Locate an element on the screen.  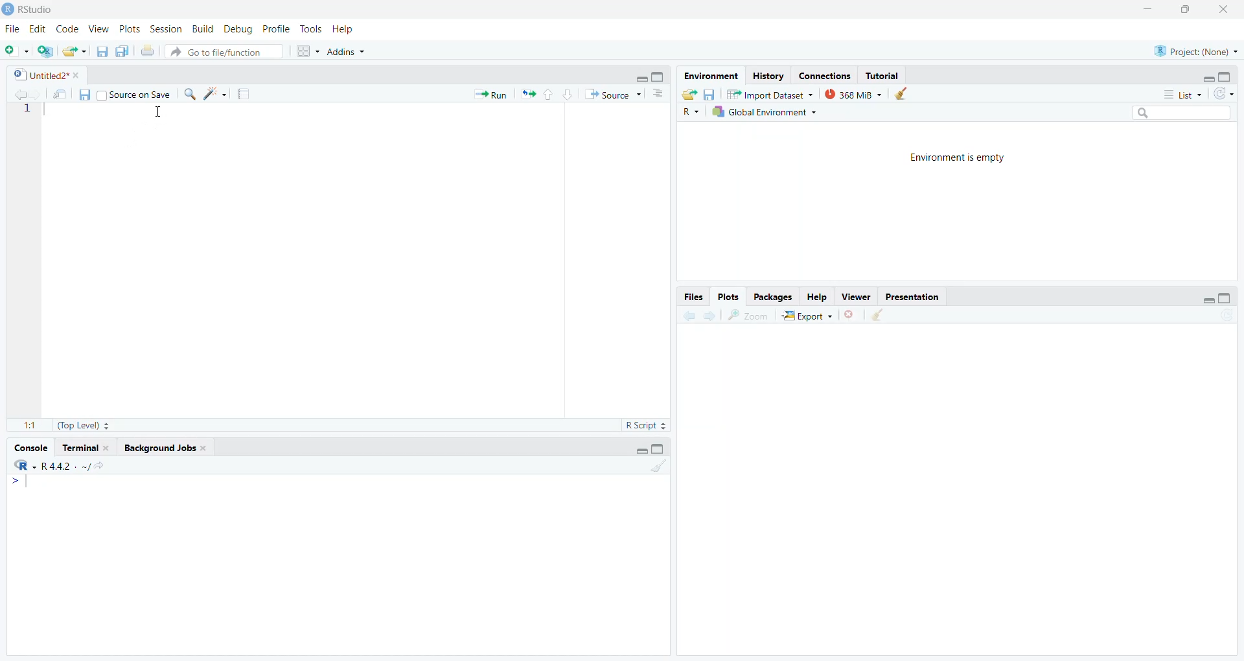
| Debug is located at coordinates (240, 30).